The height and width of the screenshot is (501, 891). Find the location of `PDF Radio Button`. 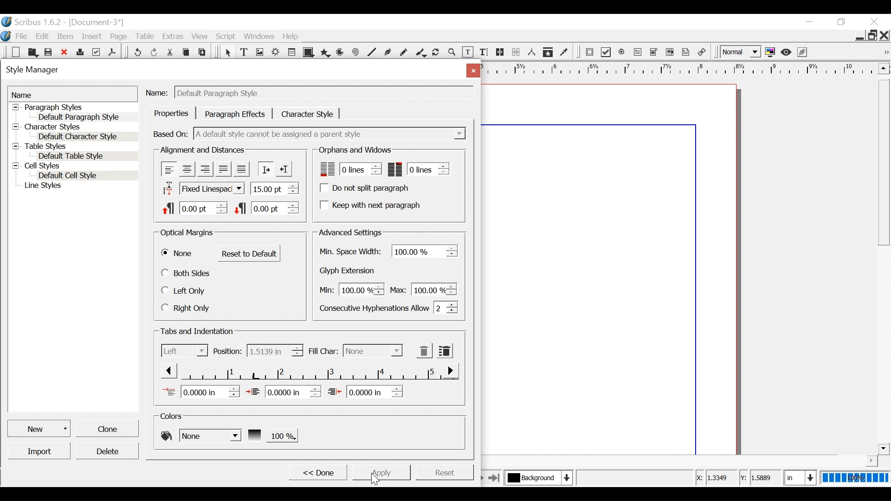

PDF Radio Button is located at coordinates (622, 52).